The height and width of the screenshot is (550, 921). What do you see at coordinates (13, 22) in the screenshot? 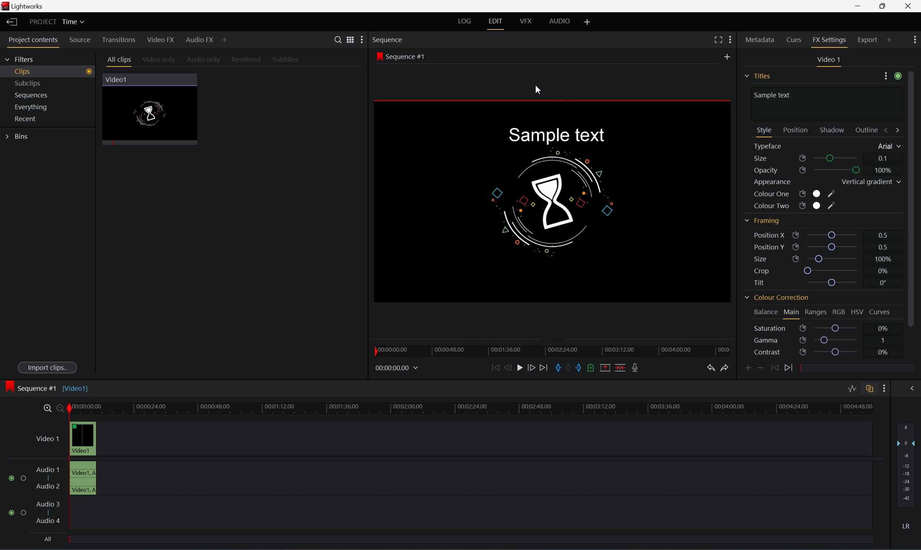
I see `exit the current project and return to the project browser` at bounding box center [13, 22].